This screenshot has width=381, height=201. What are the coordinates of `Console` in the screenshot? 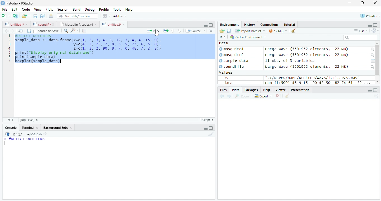 It's located at (10, 127).